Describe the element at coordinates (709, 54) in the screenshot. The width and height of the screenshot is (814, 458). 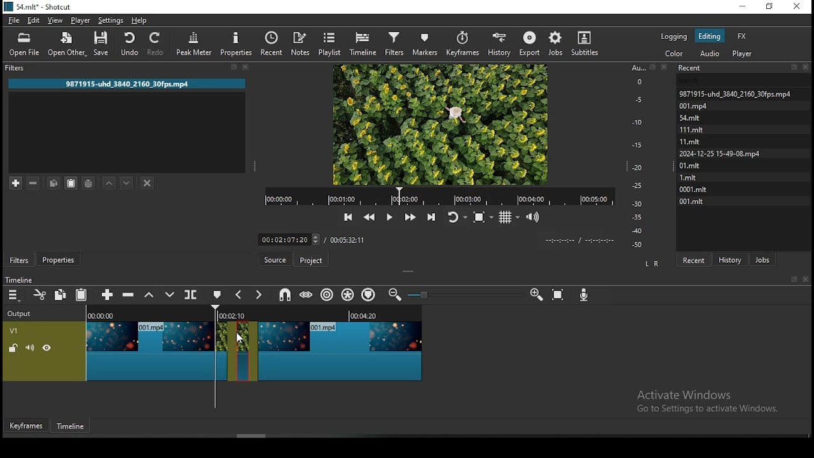
I see `audio` at that location.